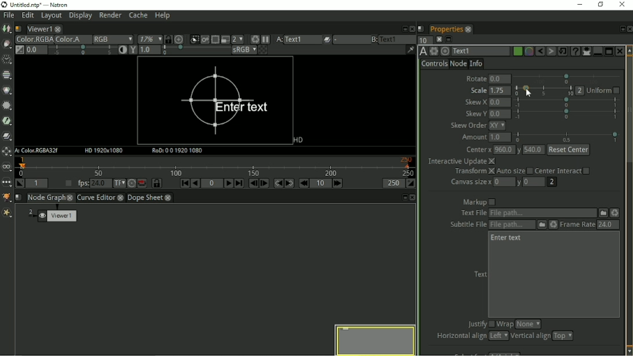 The image size is (633, 356). I want to click on Synchronize, so click(168, 39).